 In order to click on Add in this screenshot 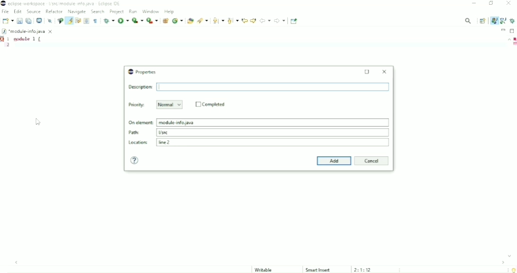, I will do `click(333, 161)`.